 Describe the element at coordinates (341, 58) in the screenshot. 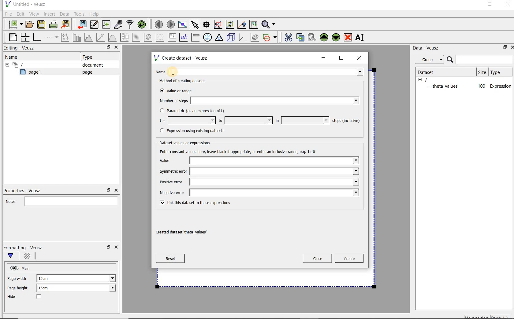

I see `maximize` at that location.